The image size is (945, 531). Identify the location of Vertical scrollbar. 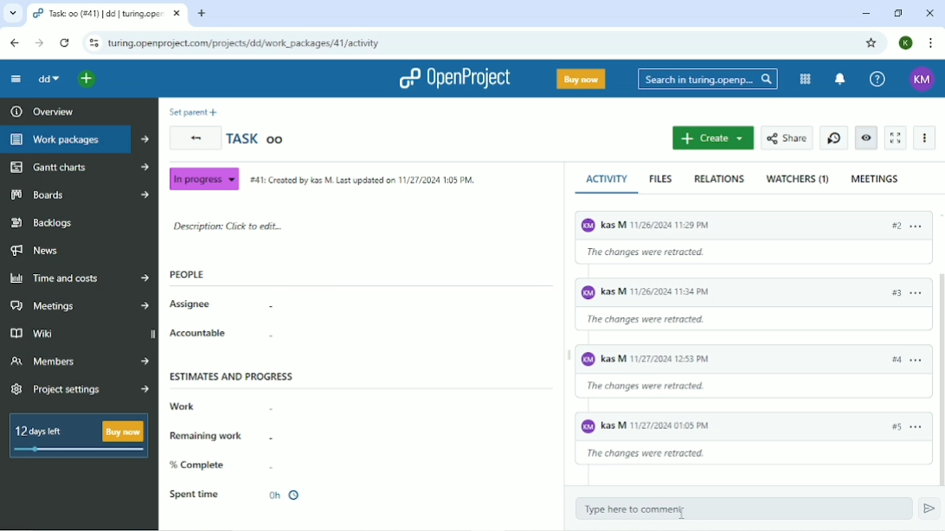
(939, 376).